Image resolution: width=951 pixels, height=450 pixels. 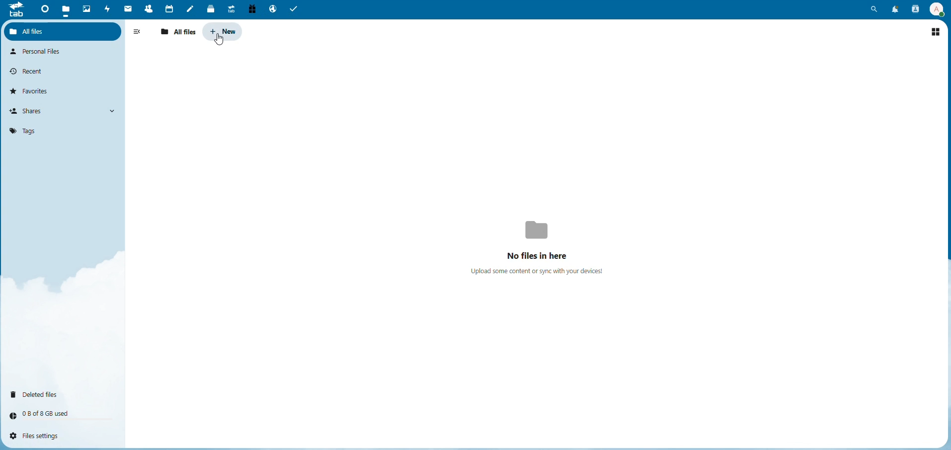 I want to click on Tasks, so click(x=297, y=9).